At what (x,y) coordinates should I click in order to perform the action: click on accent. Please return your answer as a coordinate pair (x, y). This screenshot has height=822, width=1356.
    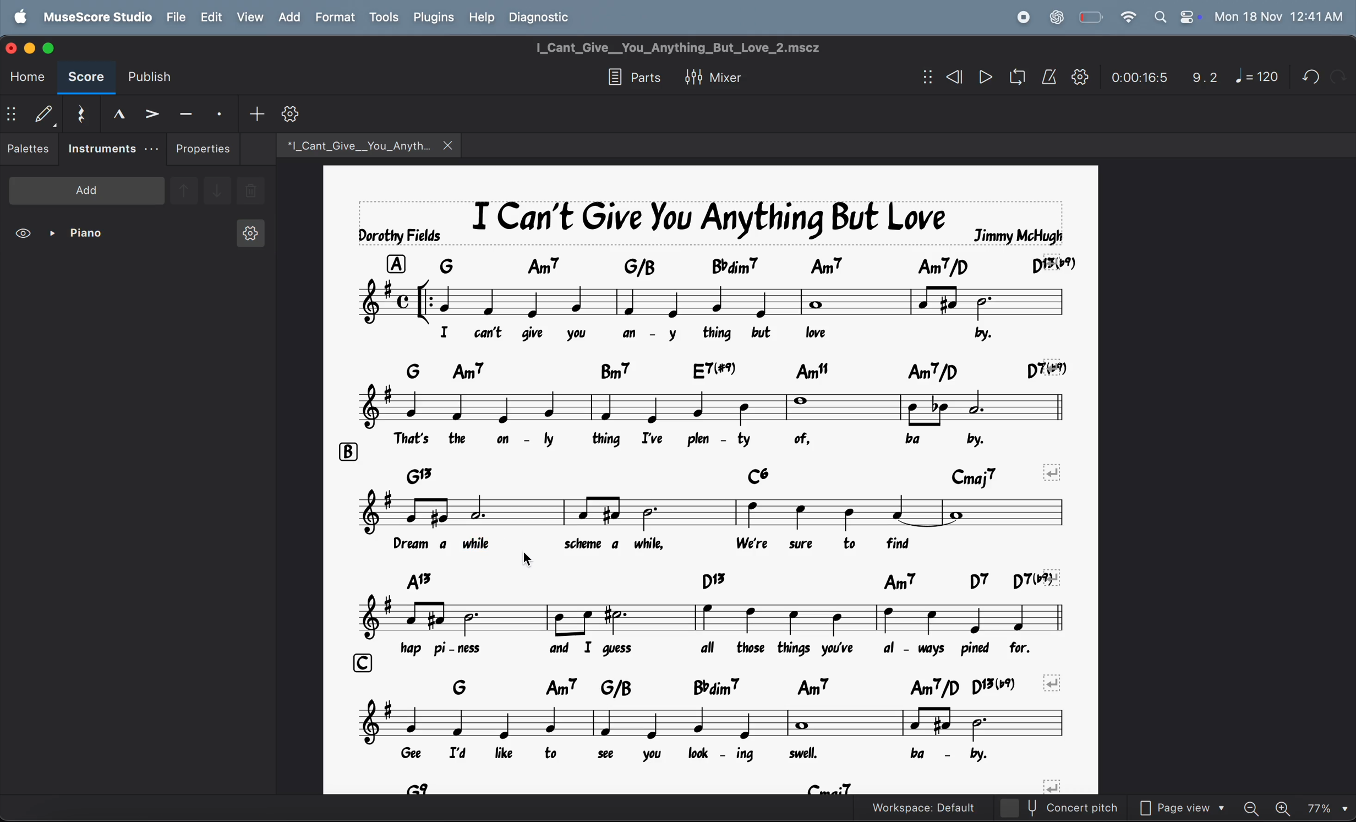
    Looking at the image, I should click on (149, 110).